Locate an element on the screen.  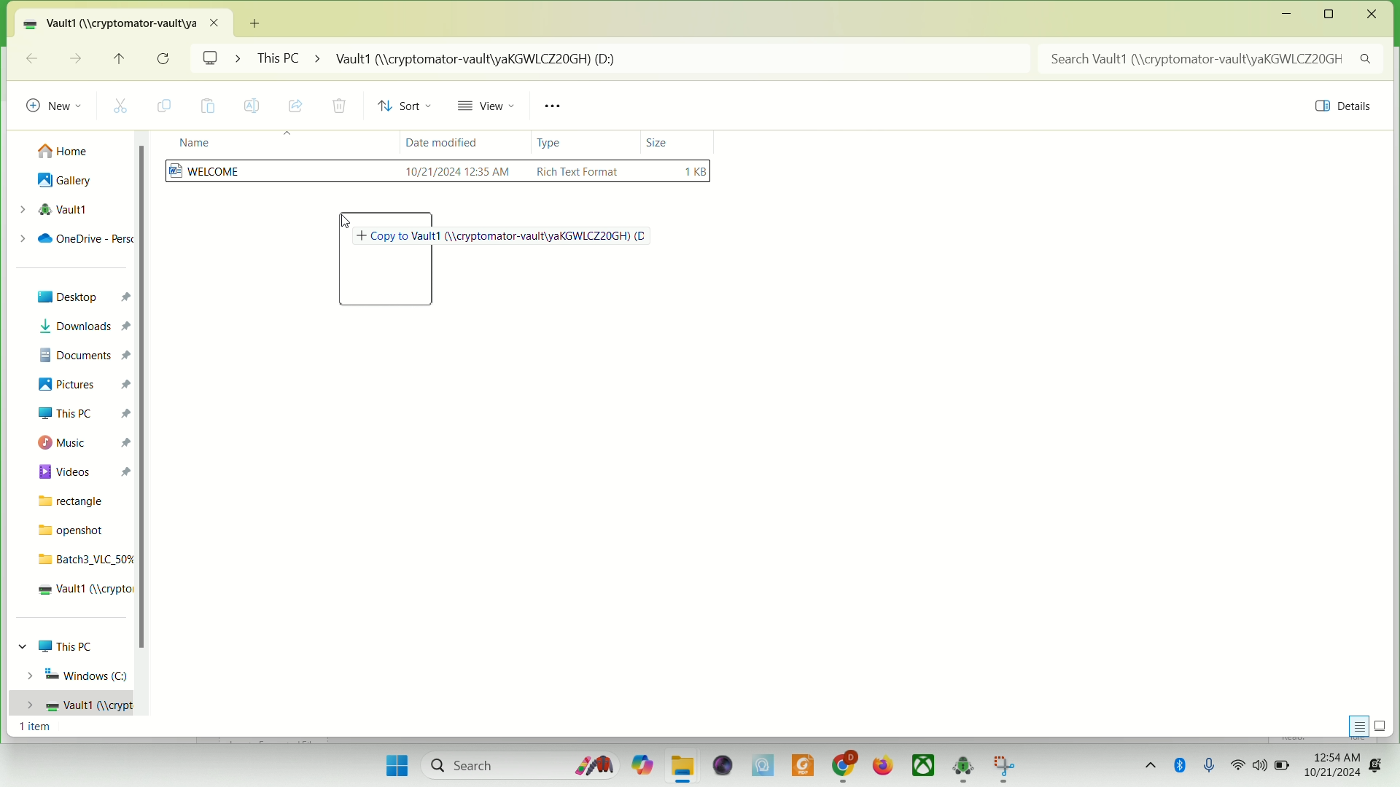
close is located at coordinates (1372, 15).